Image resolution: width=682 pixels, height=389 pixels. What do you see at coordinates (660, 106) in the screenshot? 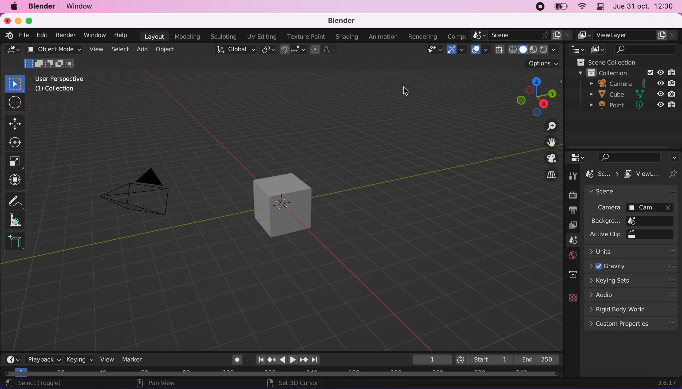
I see `hide in viewpoint` at bounding box center [660, 106].